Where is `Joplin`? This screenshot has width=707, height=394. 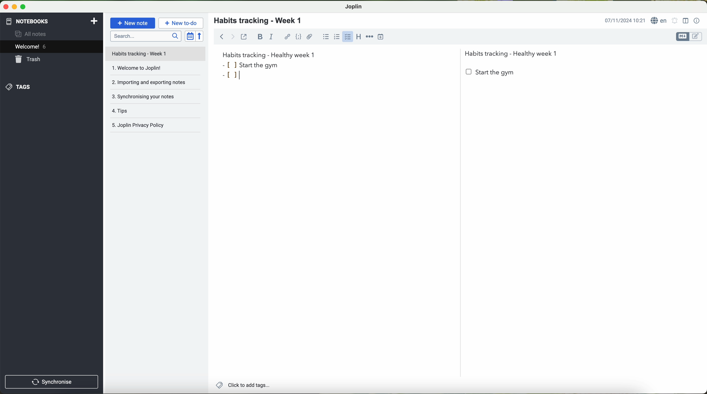
Joplin is located at coordinates (353, 7).